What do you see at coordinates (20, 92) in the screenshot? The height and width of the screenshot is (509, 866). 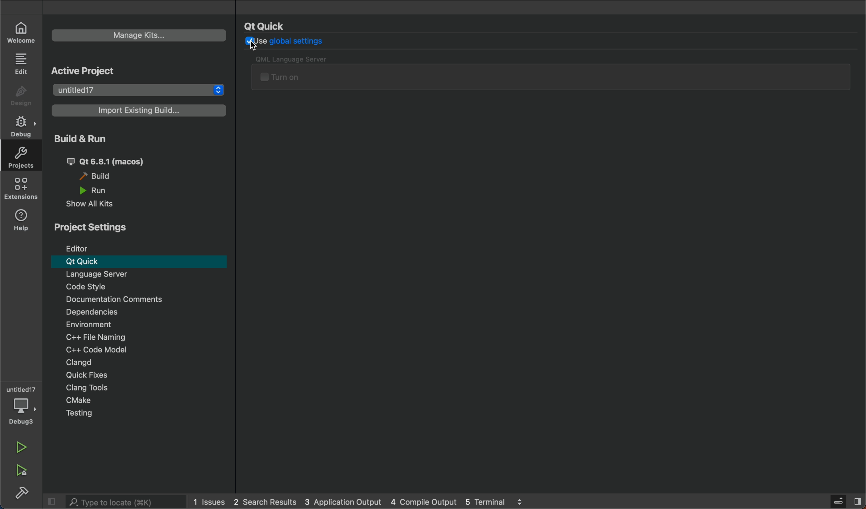 I see `DESIGN` at bounding box center [20, 92].